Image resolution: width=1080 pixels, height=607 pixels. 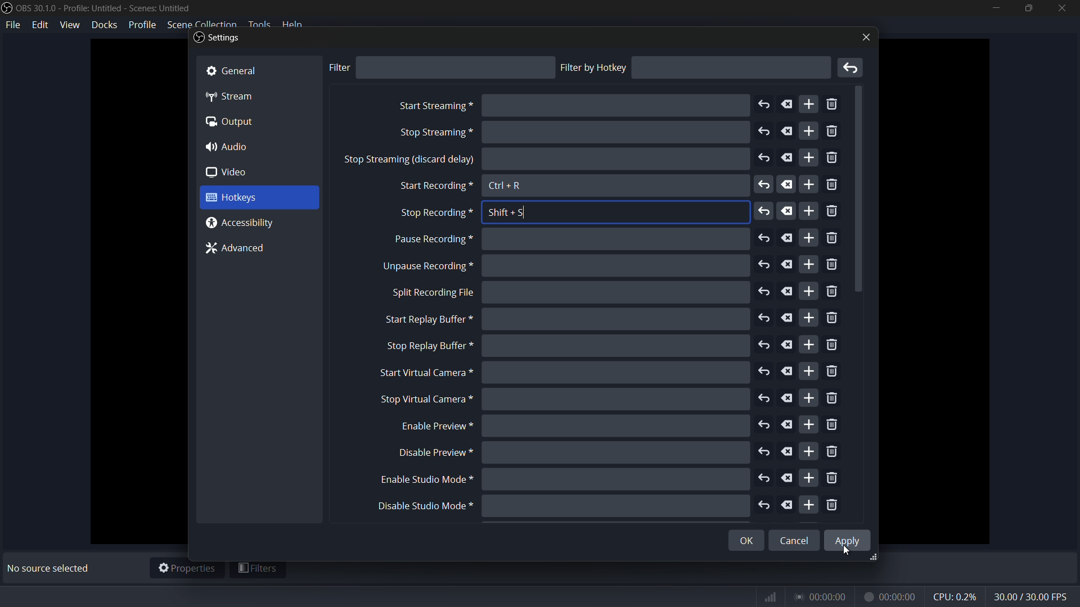 I want to click on view menu, so click(x=70, y=24).